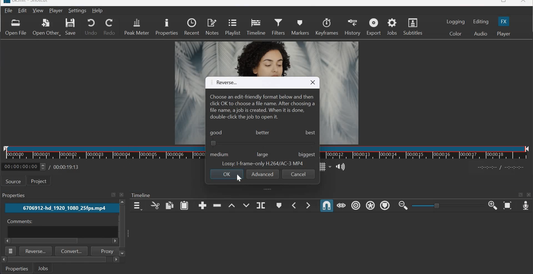  What do you see at coordinates (504, 34) in the screenshot?
I see `Player` at bounding box center [504, 34].